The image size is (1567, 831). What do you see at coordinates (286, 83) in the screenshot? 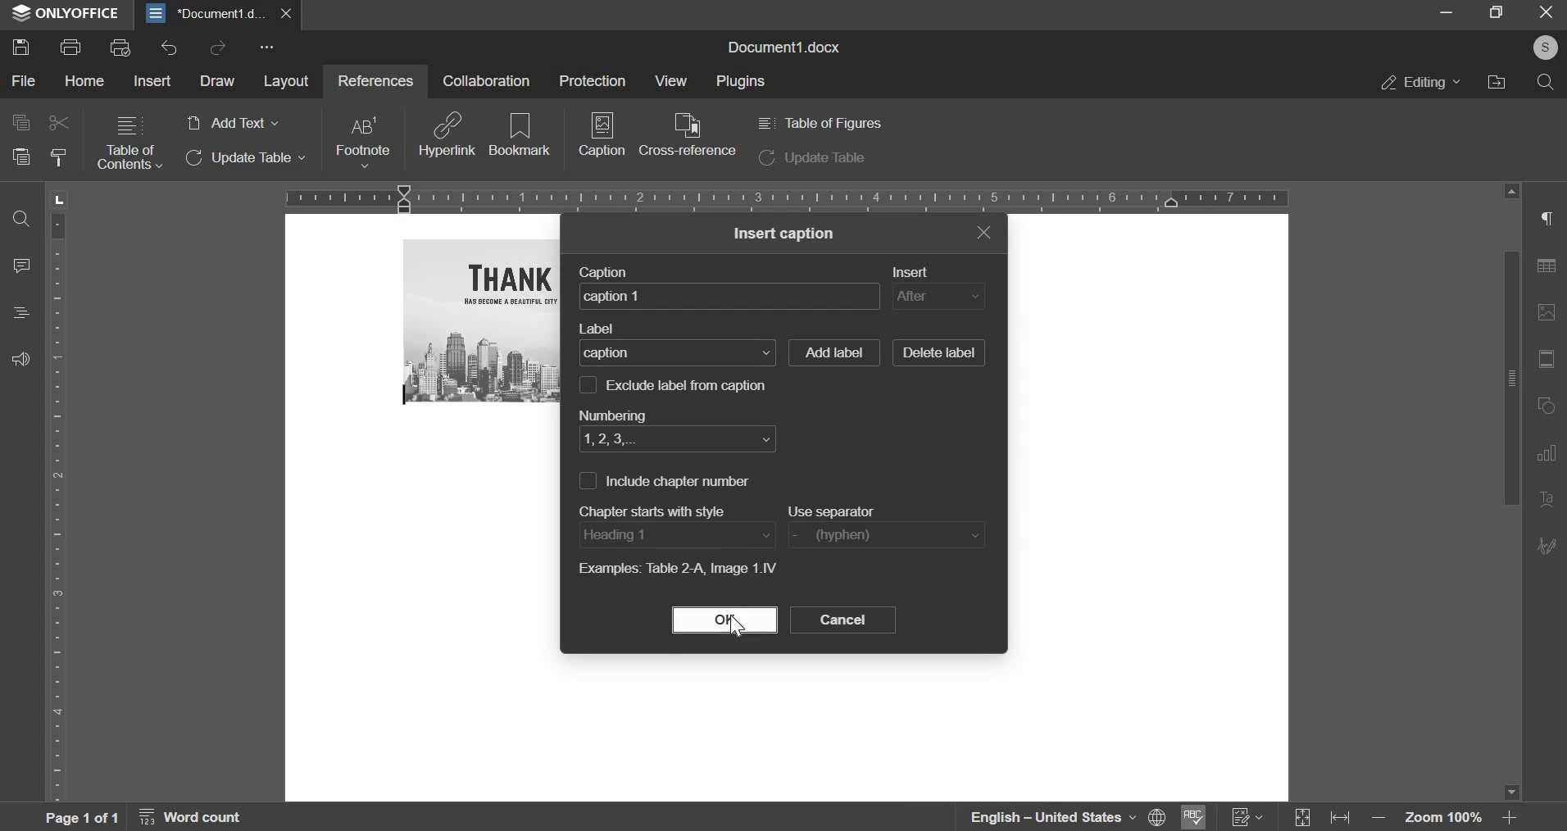
I see `layout` at bounding box center [286, 83].